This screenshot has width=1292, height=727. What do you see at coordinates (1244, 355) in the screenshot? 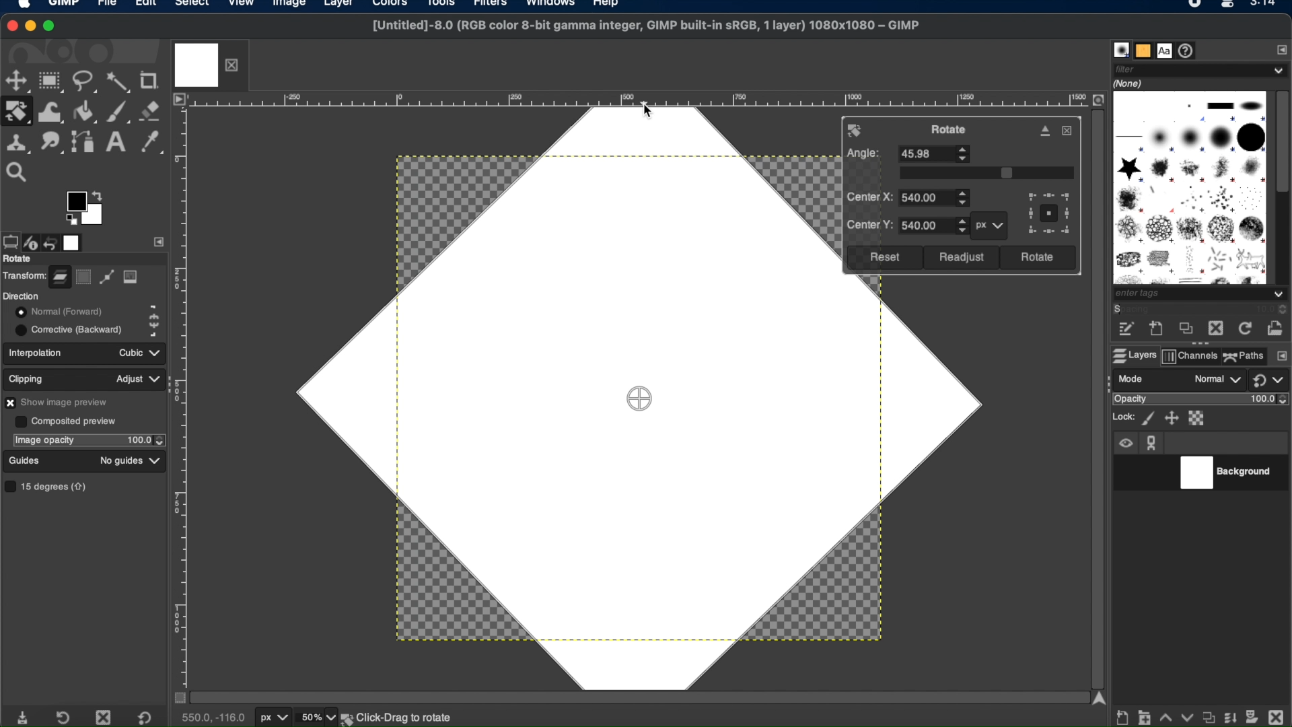
I see `paths` at bounding box center [1244, 355].